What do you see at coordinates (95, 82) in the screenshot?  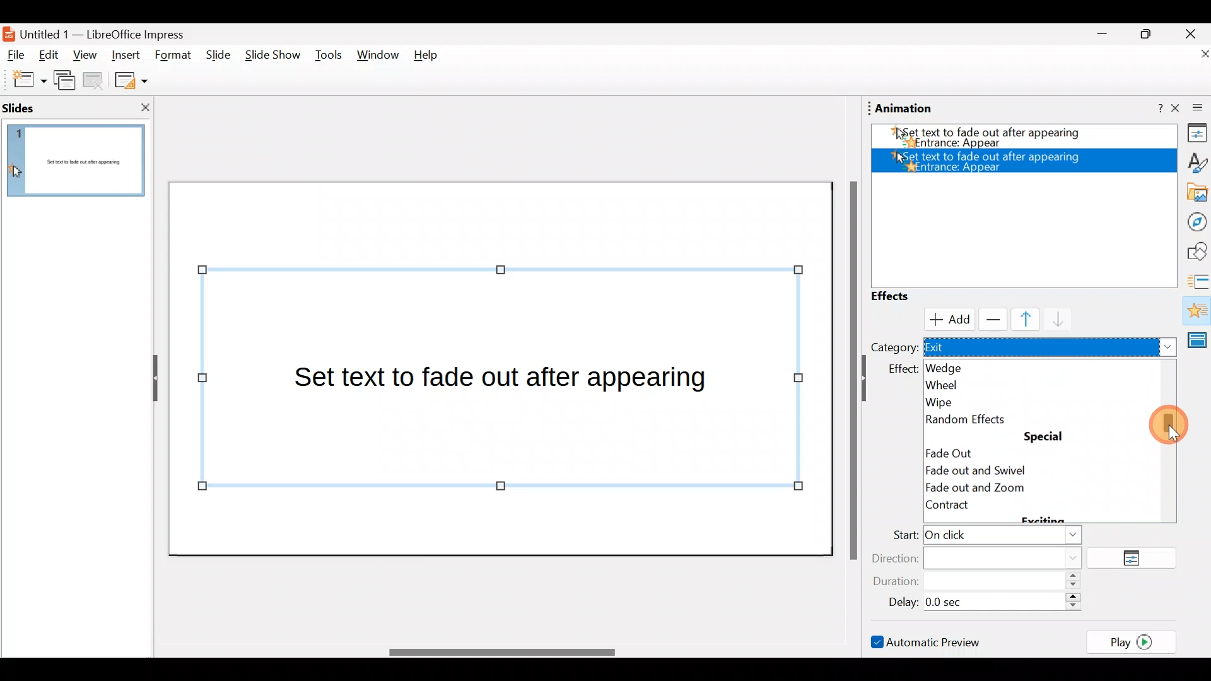 I see `Delete slide` at bounding box center [95, 82].